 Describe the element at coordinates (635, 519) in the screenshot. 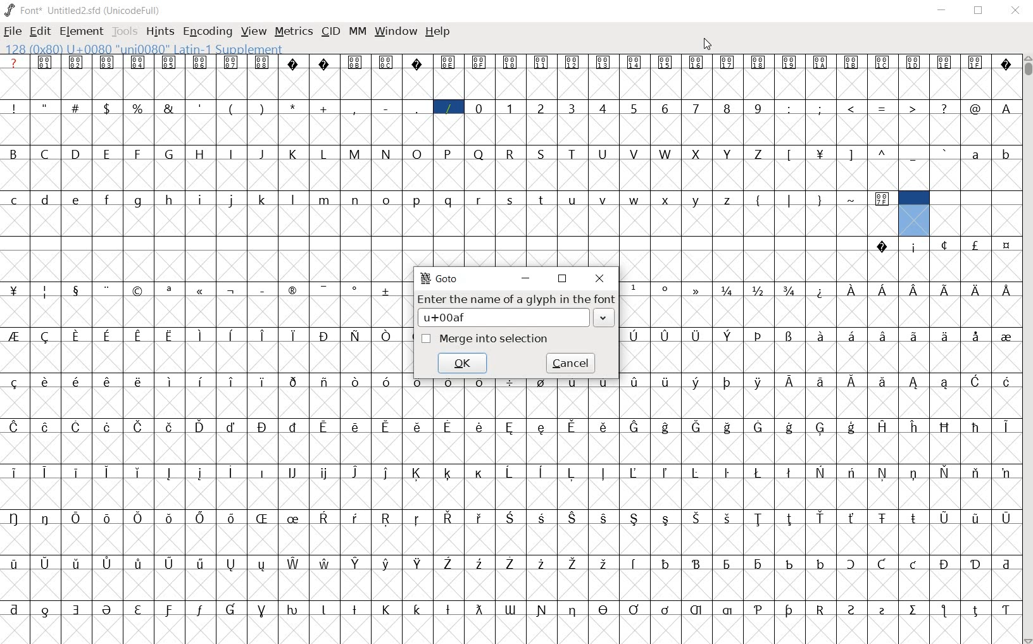

I see `Symbol` at that location.